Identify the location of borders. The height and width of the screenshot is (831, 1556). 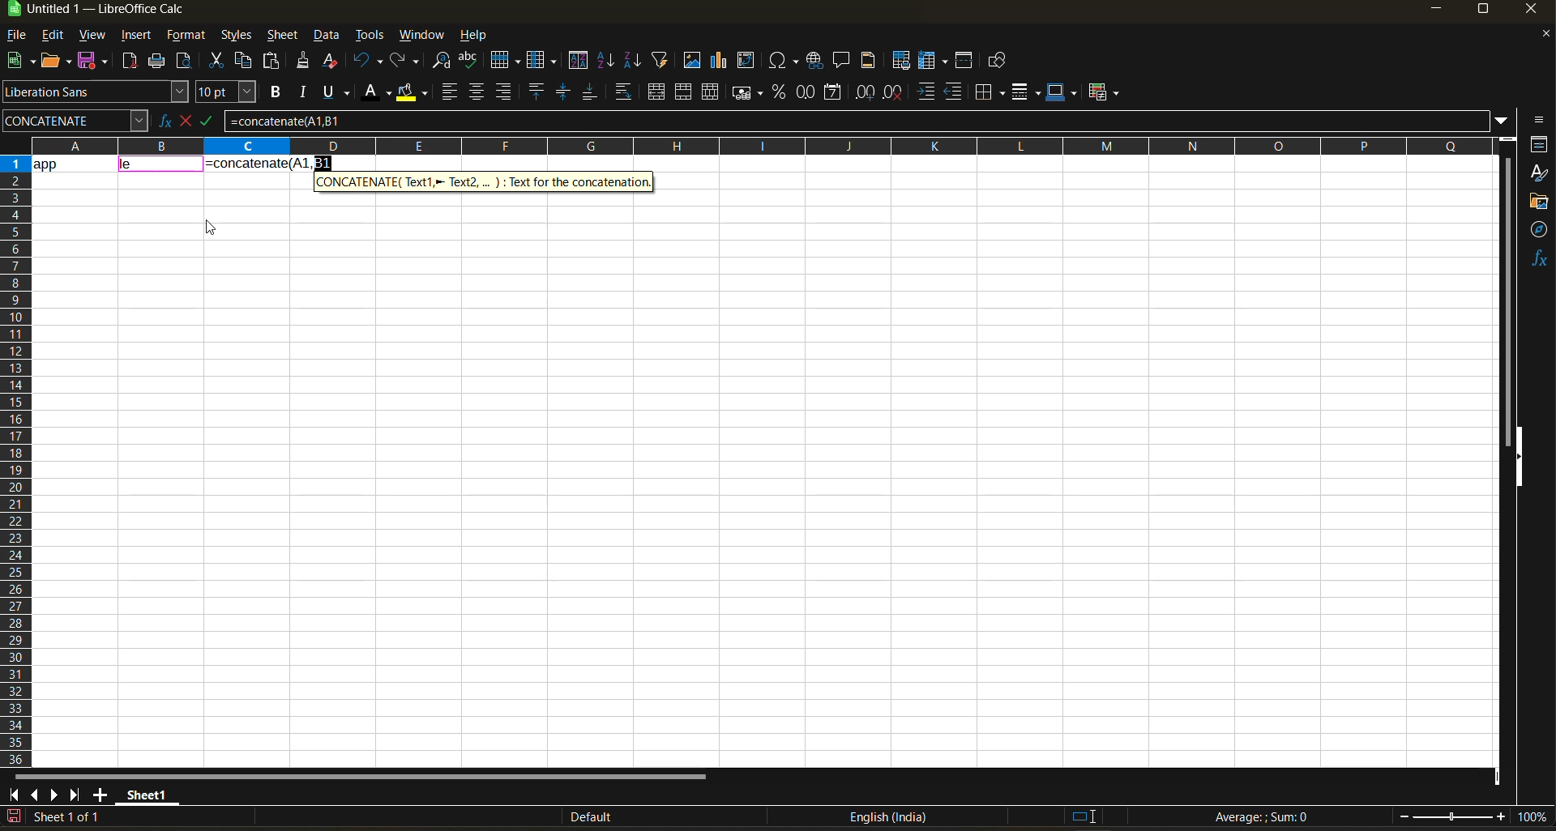
(990, 92).